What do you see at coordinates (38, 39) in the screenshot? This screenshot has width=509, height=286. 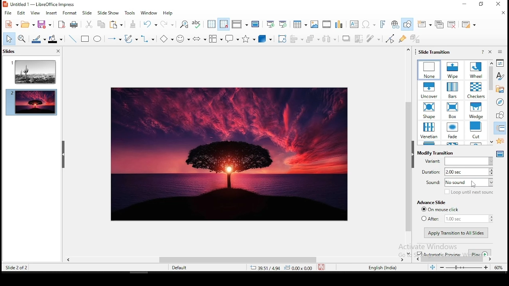 I see `line color` at bounding box center [38, 39].